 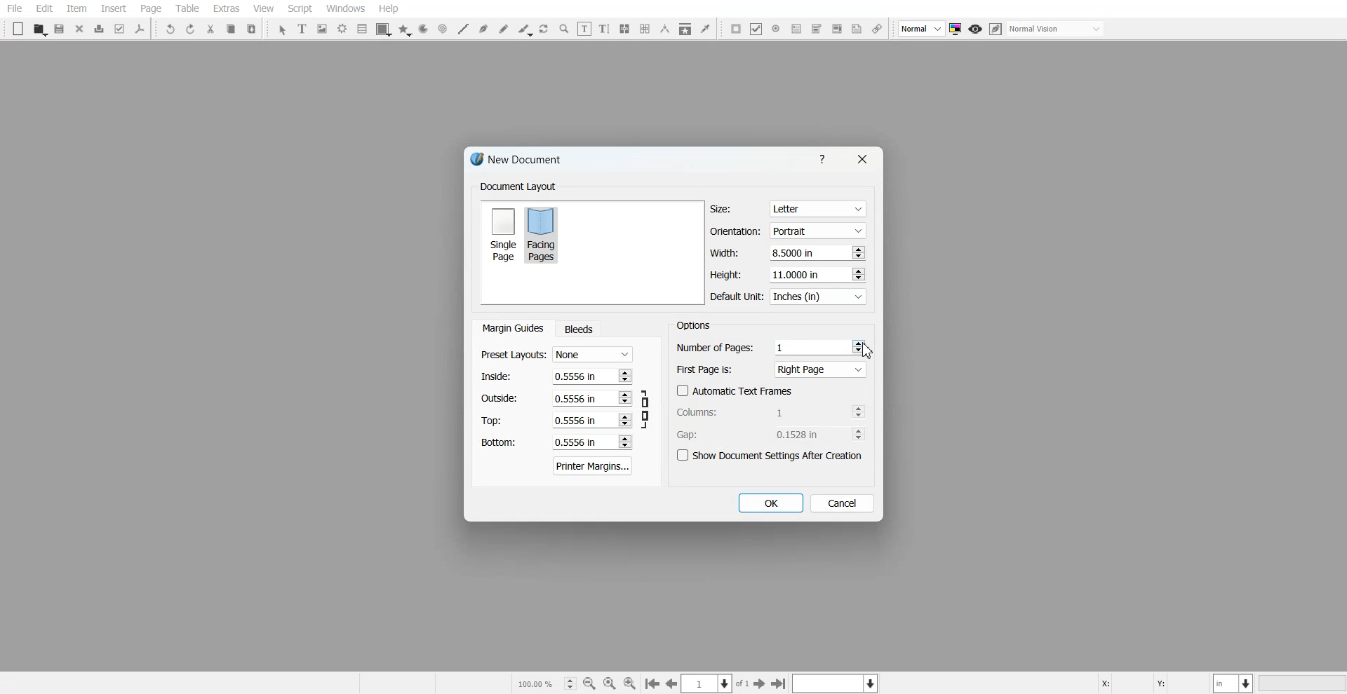 I want to click on PDF Combo Box, so click(x=816, y=29).